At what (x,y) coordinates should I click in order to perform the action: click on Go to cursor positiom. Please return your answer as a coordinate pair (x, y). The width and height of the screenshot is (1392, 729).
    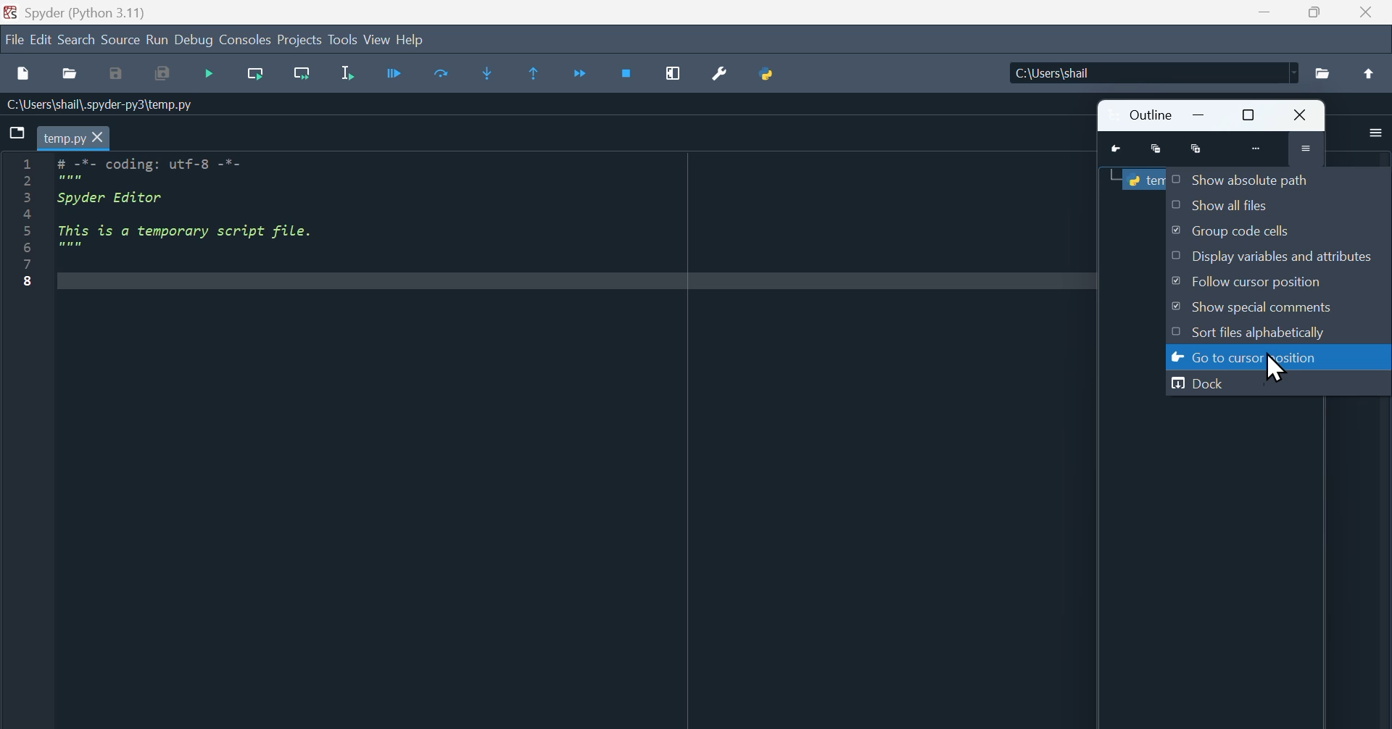
    Looking at the image, I should click on (1251, 357).